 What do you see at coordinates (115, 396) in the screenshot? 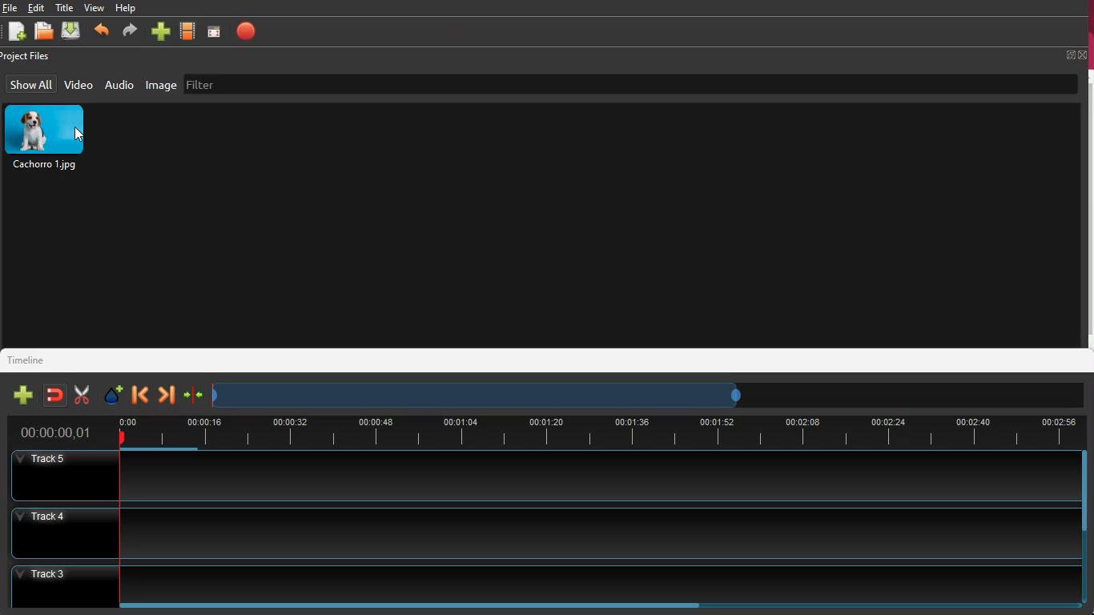
I see `effect` at bounding box center [115, 396].